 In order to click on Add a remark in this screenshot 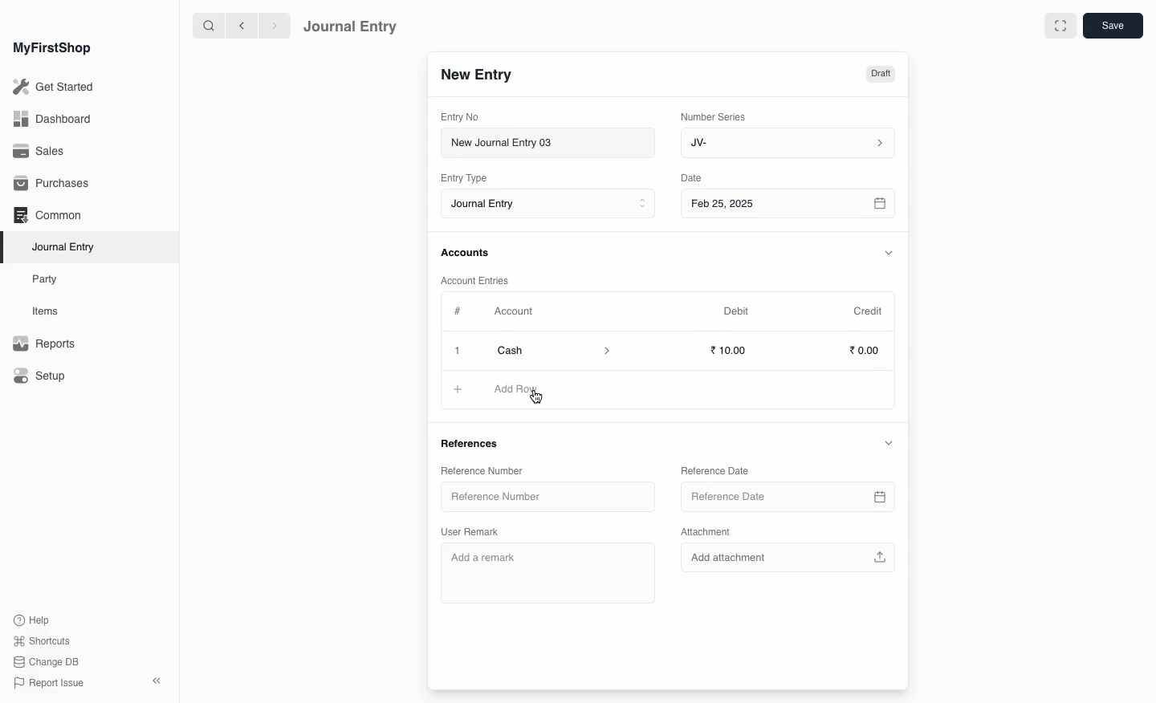, I will do `click(547, 572)`.